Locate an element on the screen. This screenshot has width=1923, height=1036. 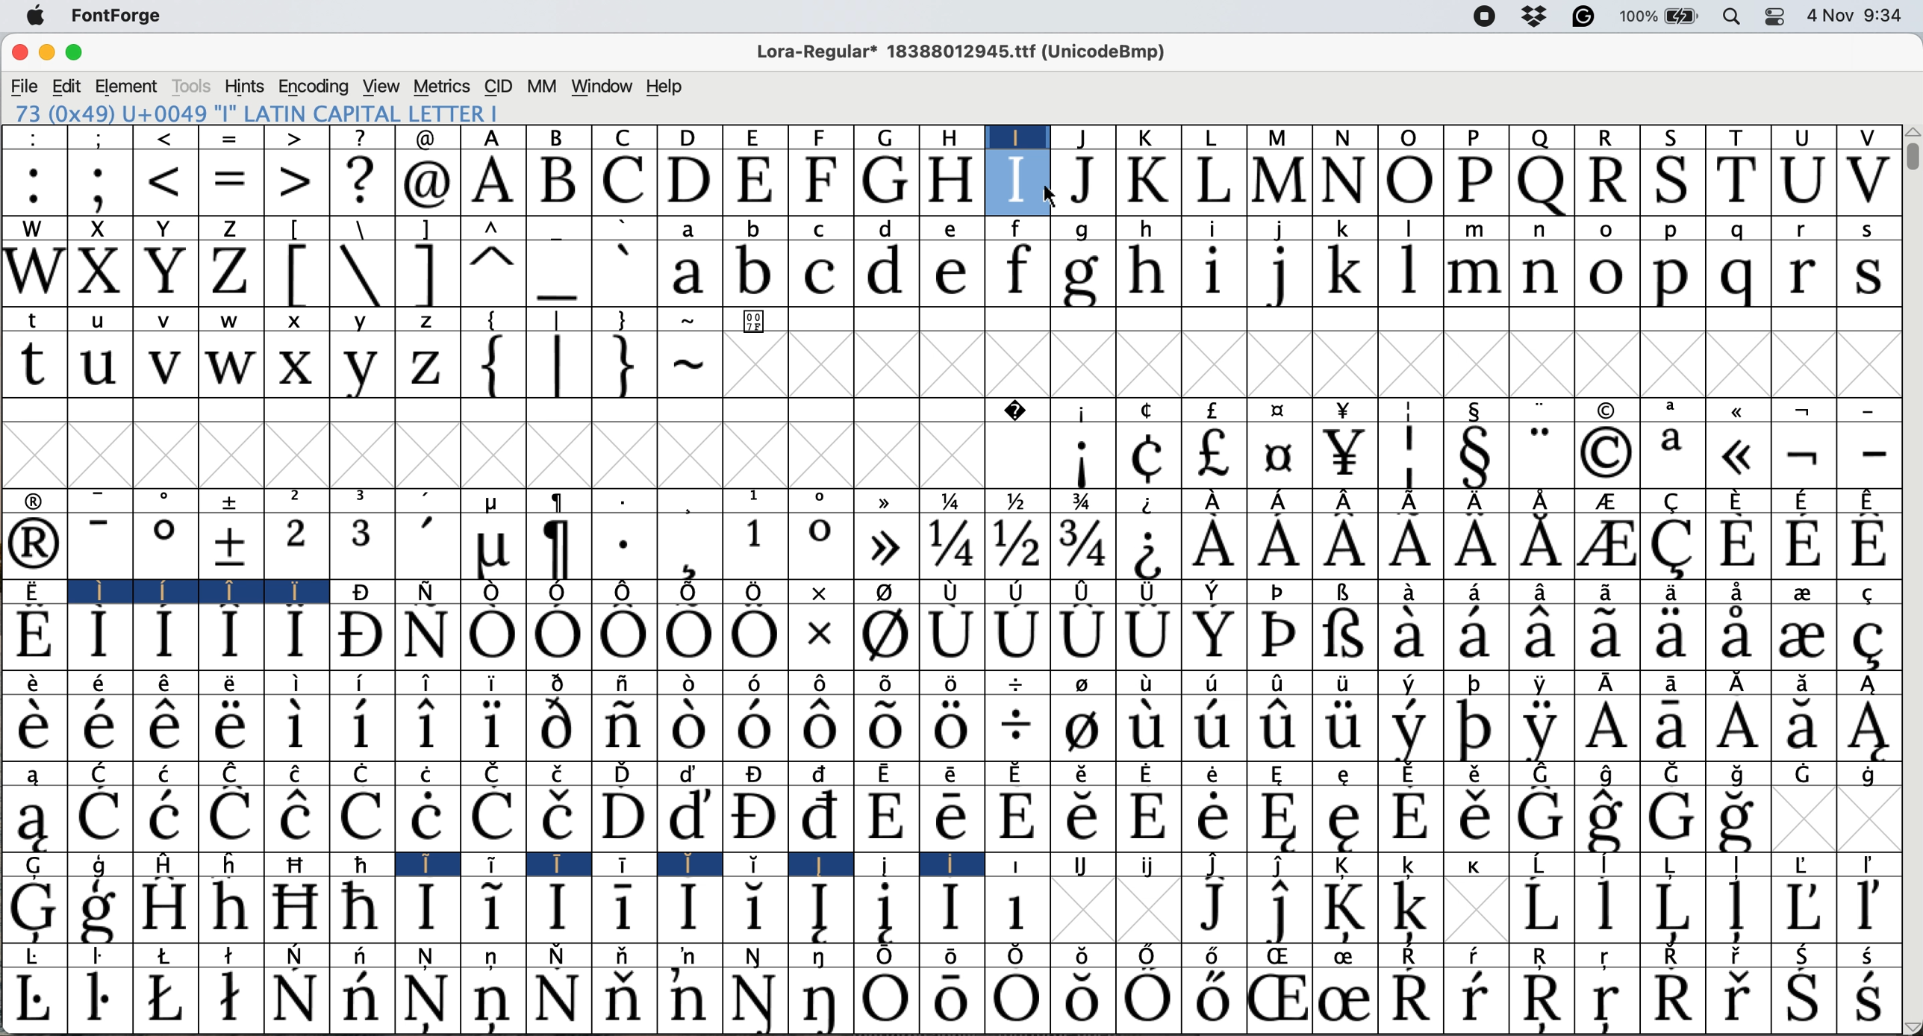
k is located at coordinates (1341, 229).